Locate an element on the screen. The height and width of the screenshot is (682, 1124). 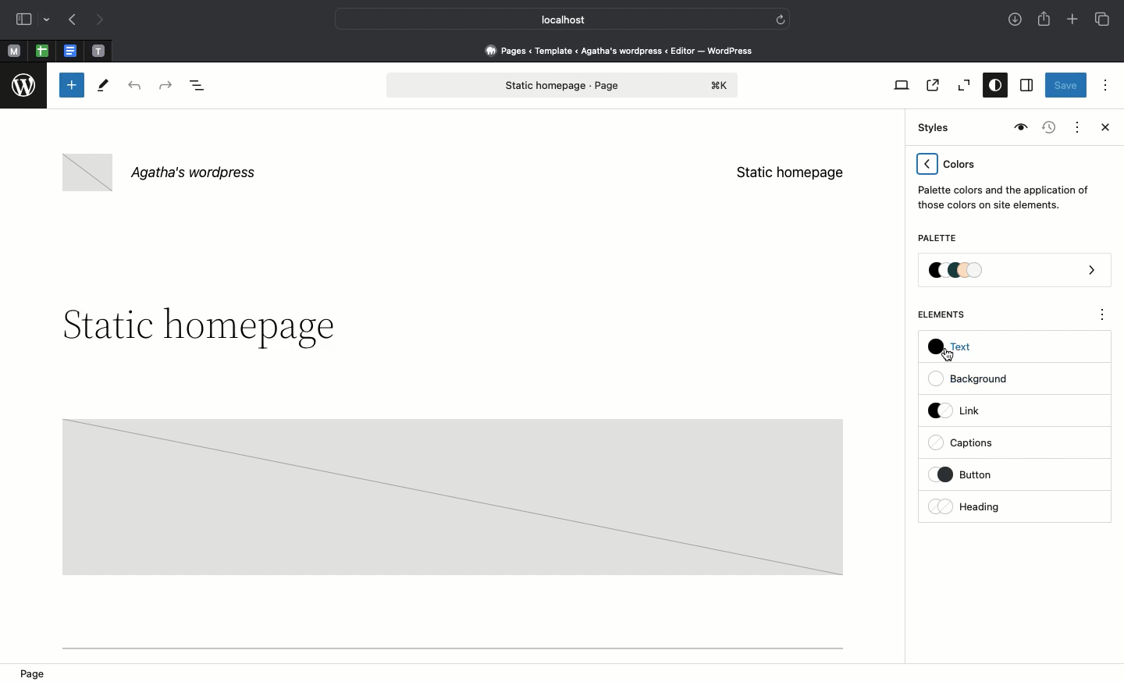
Heading is located at coordinates (968, 506).